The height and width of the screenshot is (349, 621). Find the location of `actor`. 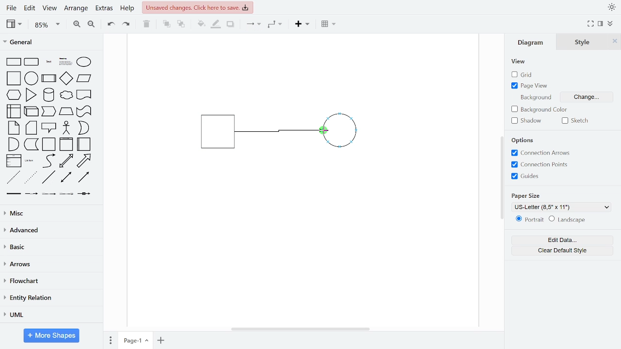

actor is located at coordinates (67, 128).